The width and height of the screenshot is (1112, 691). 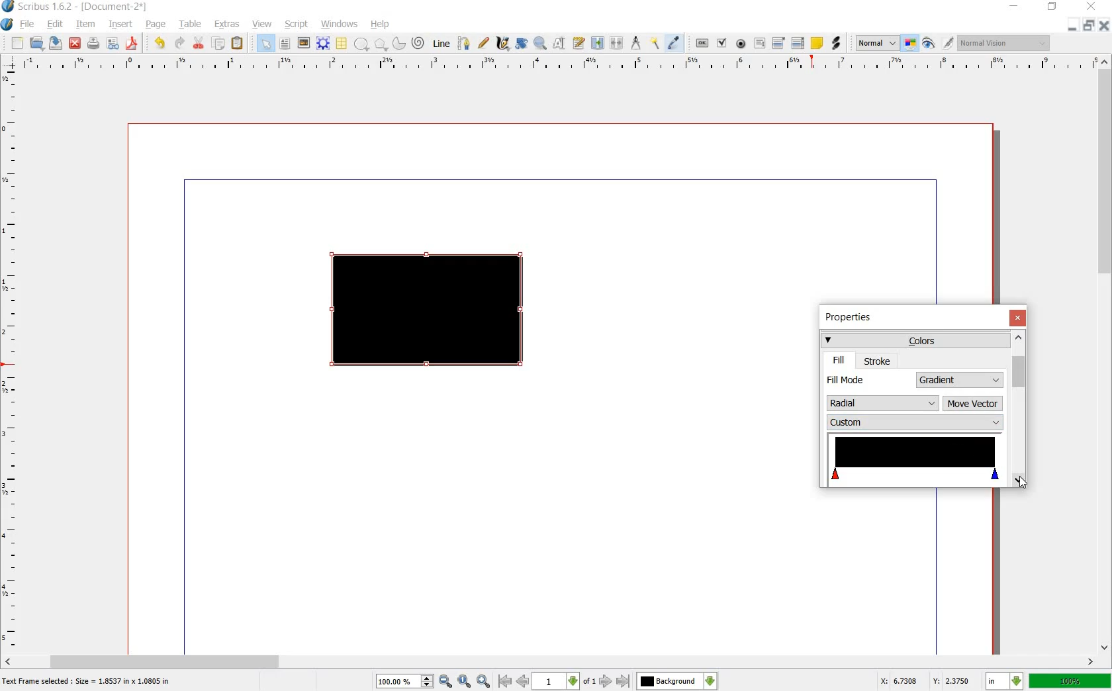 What do you see at coordinates (1052, 9) in the screenshot?
I see `restore` at bounding box center [1052, 9].